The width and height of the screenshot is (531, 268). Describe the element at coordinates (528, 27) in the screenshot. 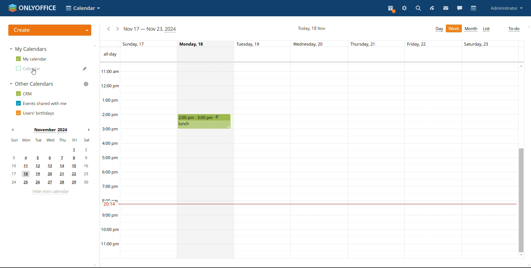

I see `scroll up` at that location.